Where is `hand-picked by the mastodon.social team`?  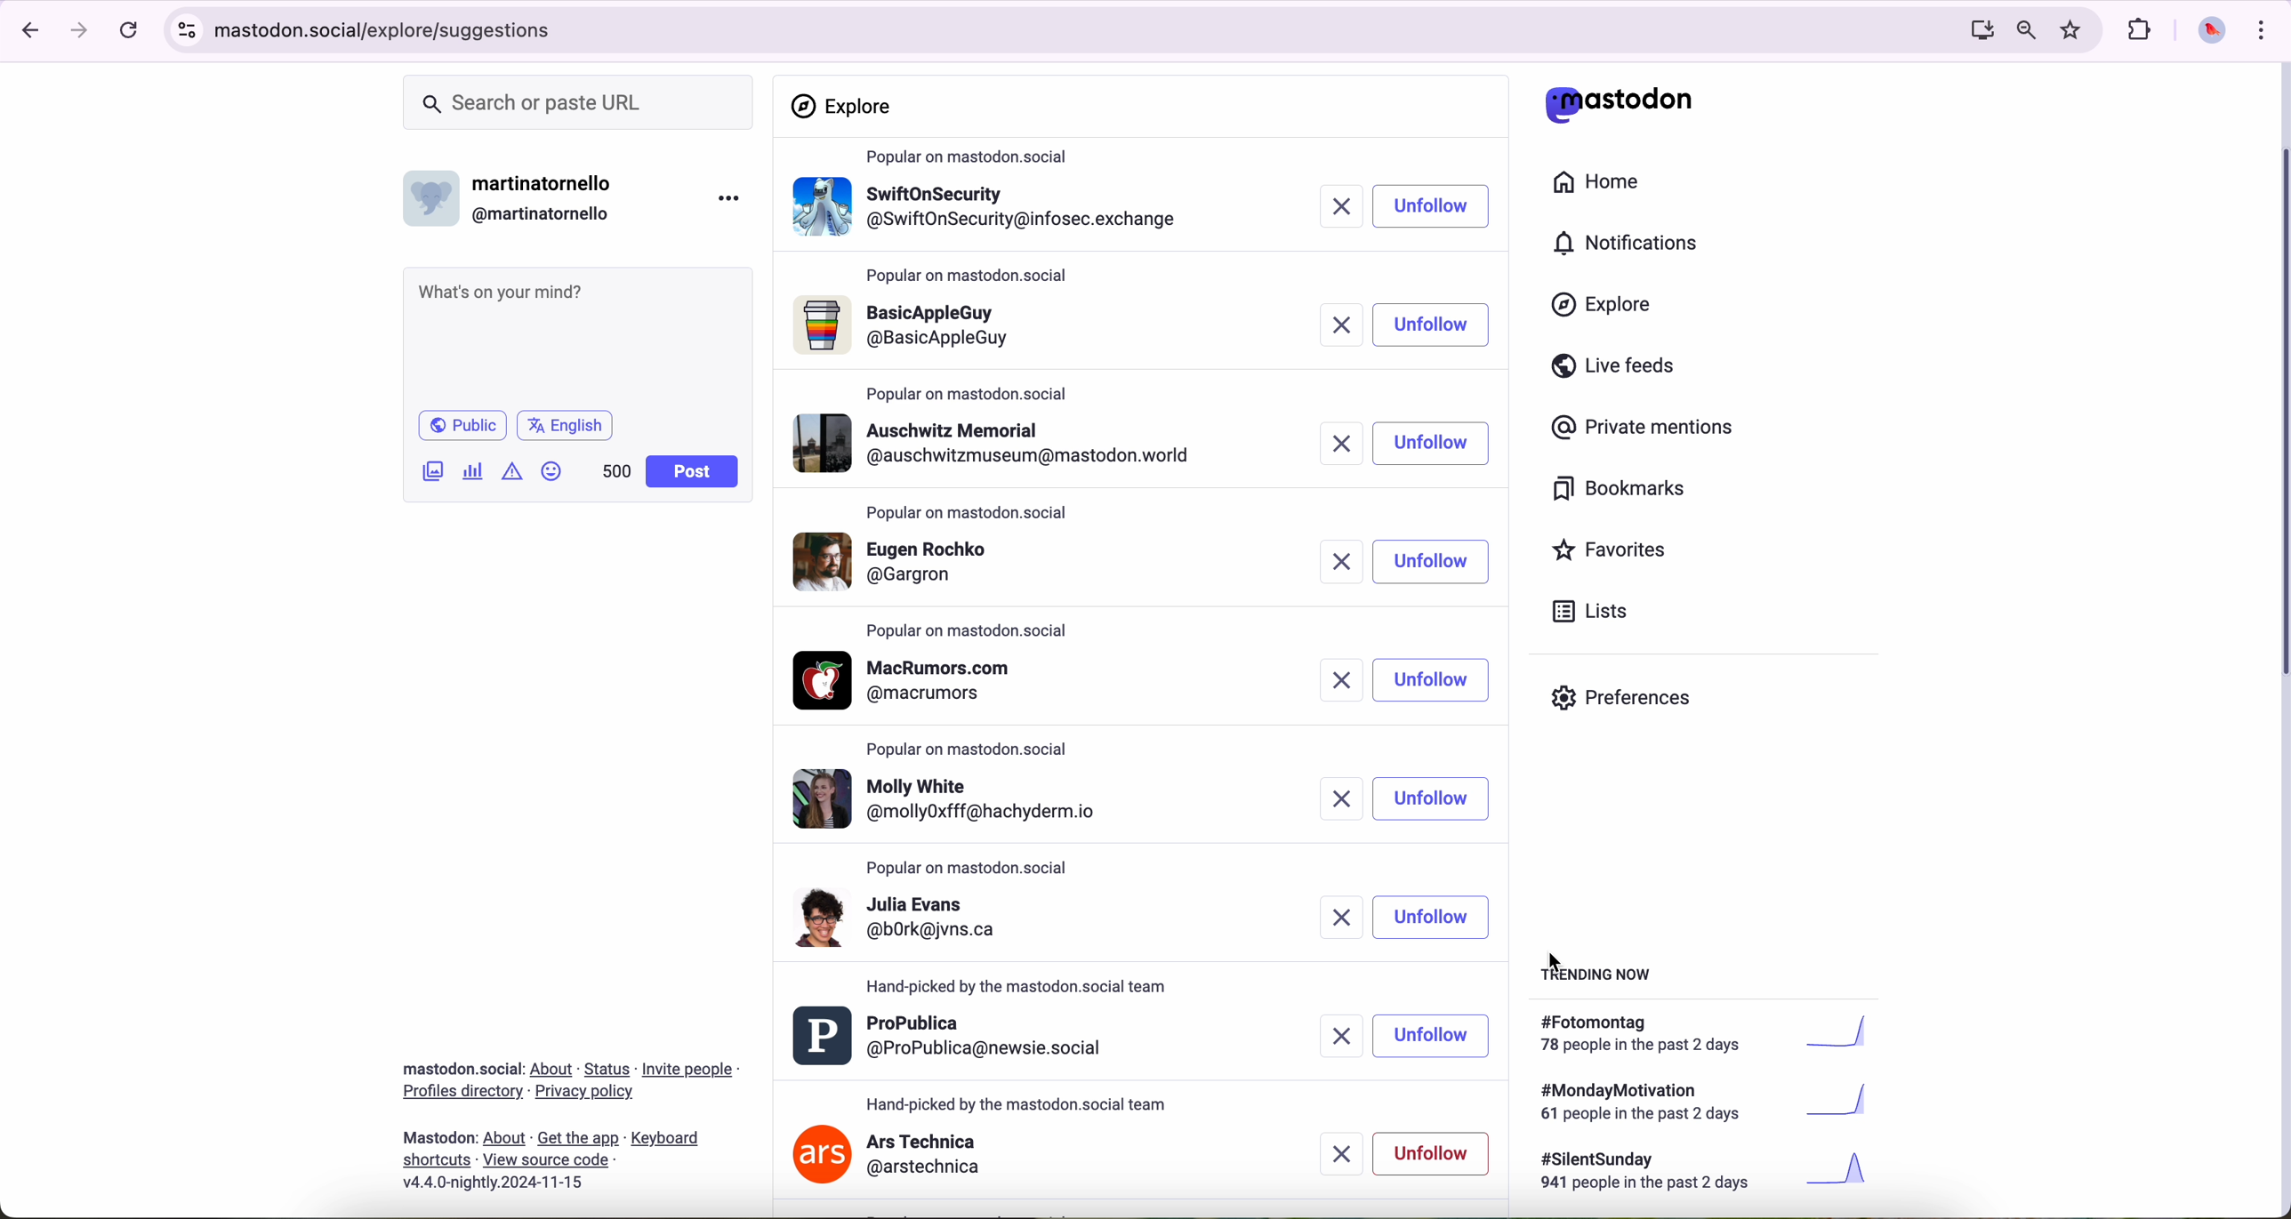 hand-picked by the mastodon.social team is located at coordinates (1018, 1102).